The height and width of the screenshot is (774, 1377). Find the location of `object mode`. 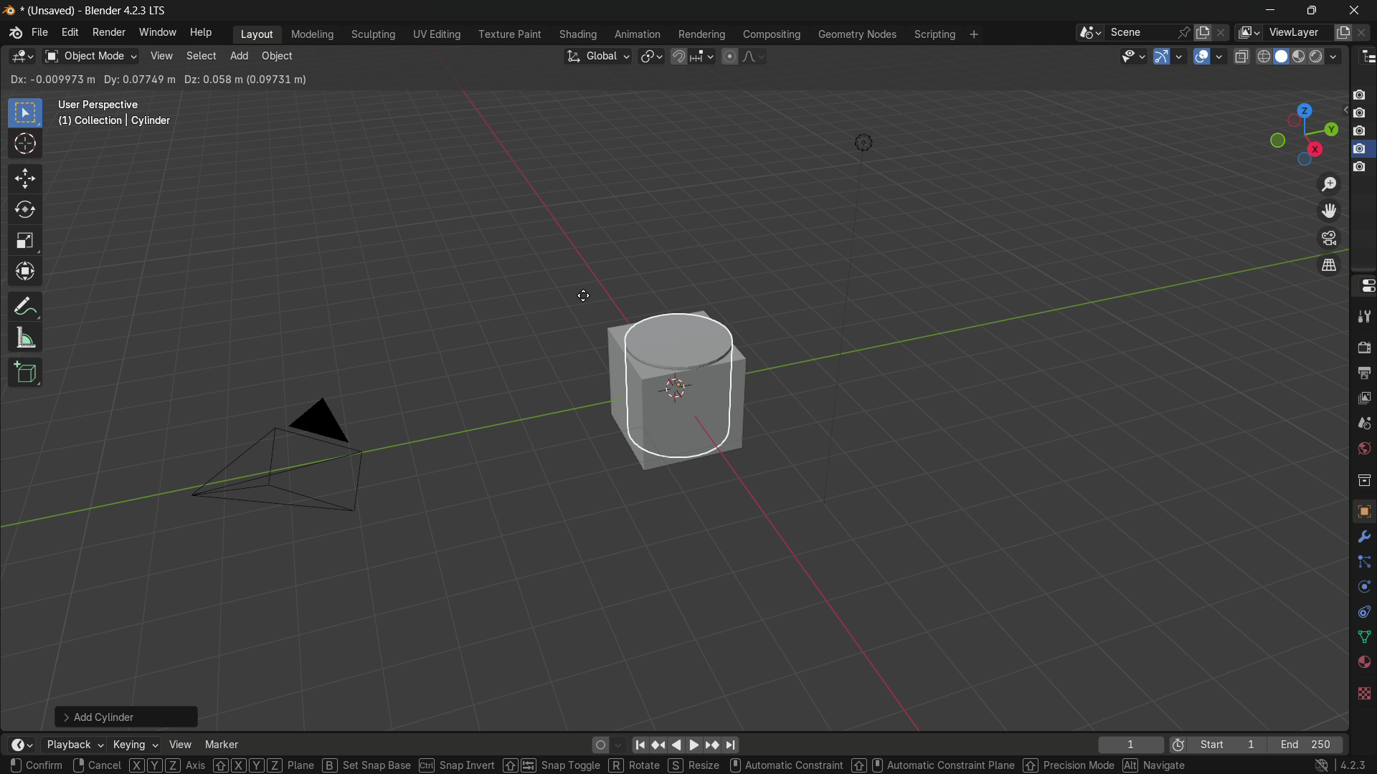

object mode is located at coordinates (90, 56).